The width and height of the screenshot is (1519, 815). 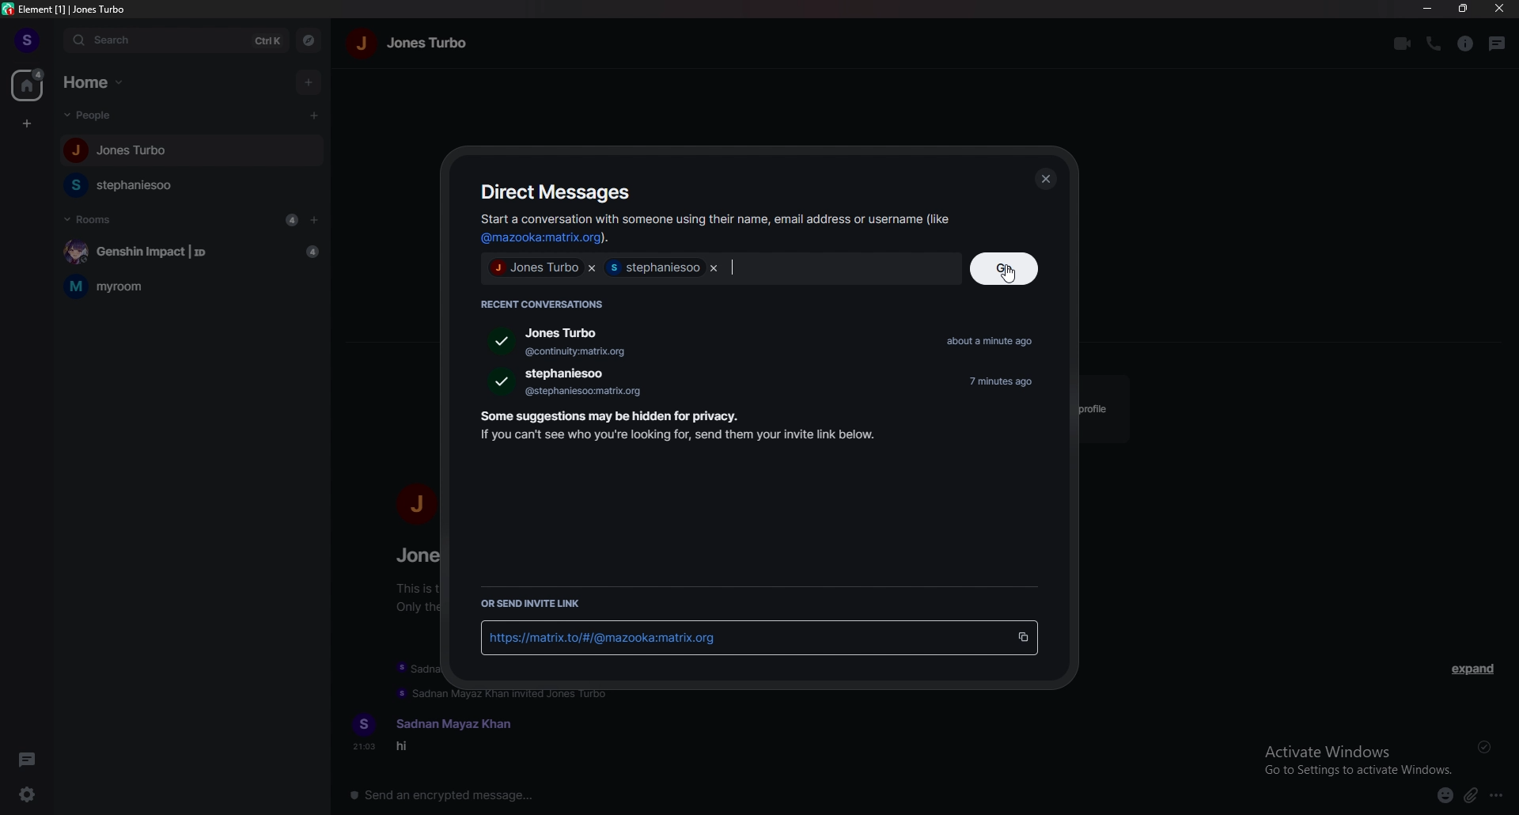 I want to click on add, so click(x=309, y=81).